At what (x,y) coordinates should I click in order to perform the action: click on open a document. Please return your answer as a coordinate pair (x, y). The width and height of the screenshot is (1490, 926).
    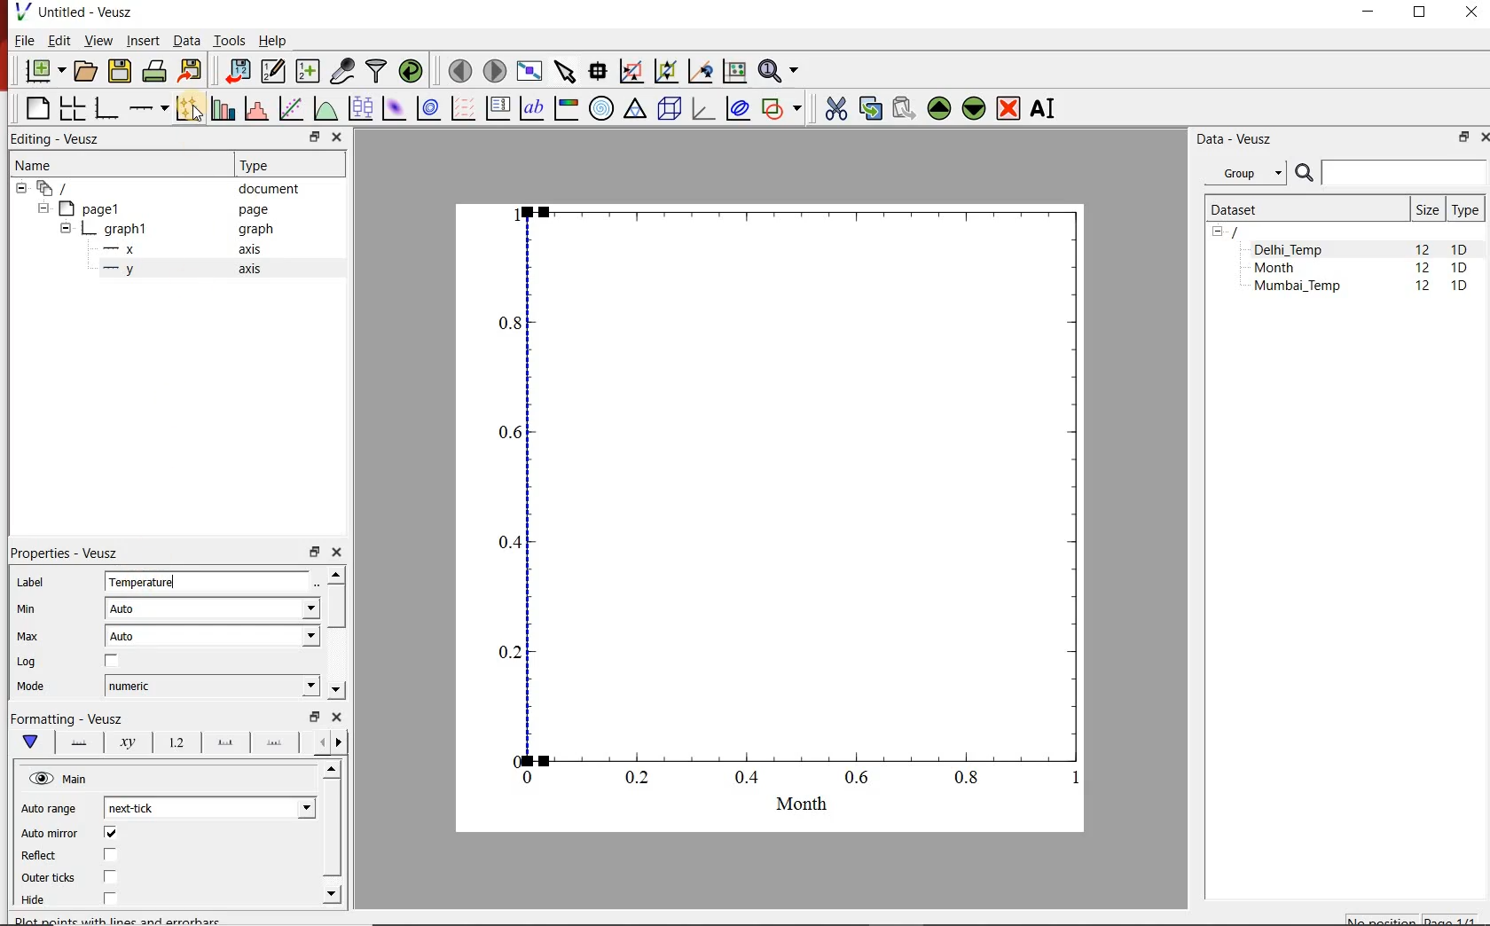
    Looking at the image, I should click on (84, 72).